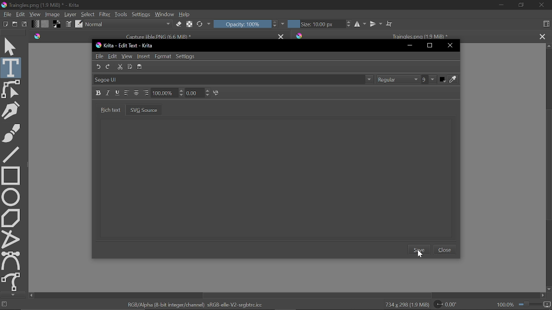 The height and width of the screenshot is (310, 552). What do you see at coordinates (548, 165) in the screenshot?
I see `Vertical scrollbar` at bounding box center [548, 165].